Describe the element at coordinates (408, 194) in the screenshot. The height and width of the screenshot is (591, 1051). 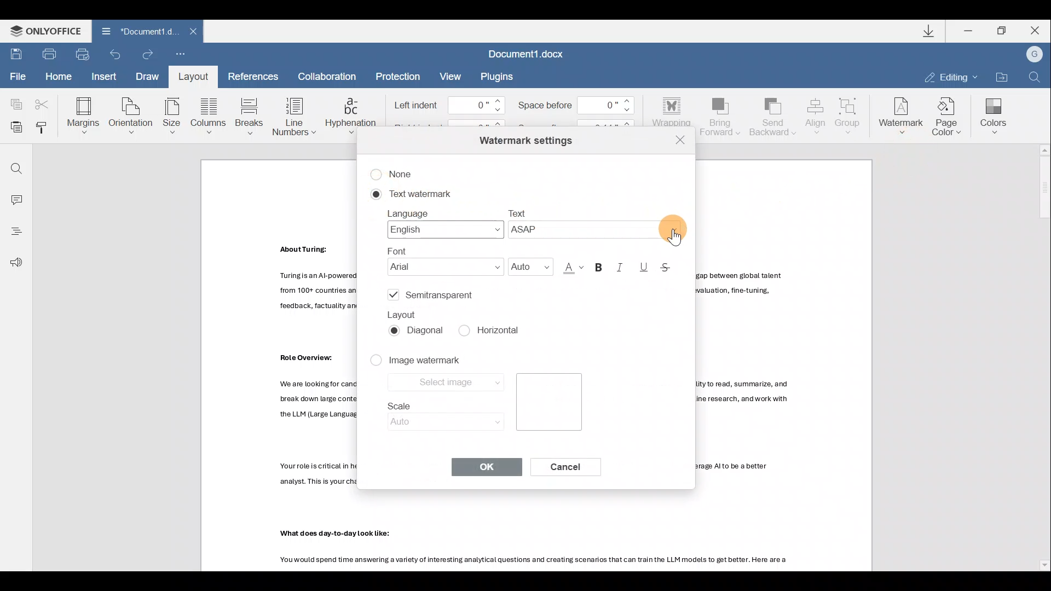
I see `Text watermark` at that location.